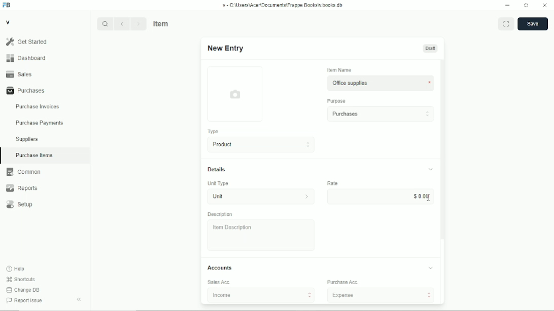 The height and width of the screenshot is (311, 554). Describe the element at coordinates (428, 198) in the screenshot. I see `cursor` at that location.